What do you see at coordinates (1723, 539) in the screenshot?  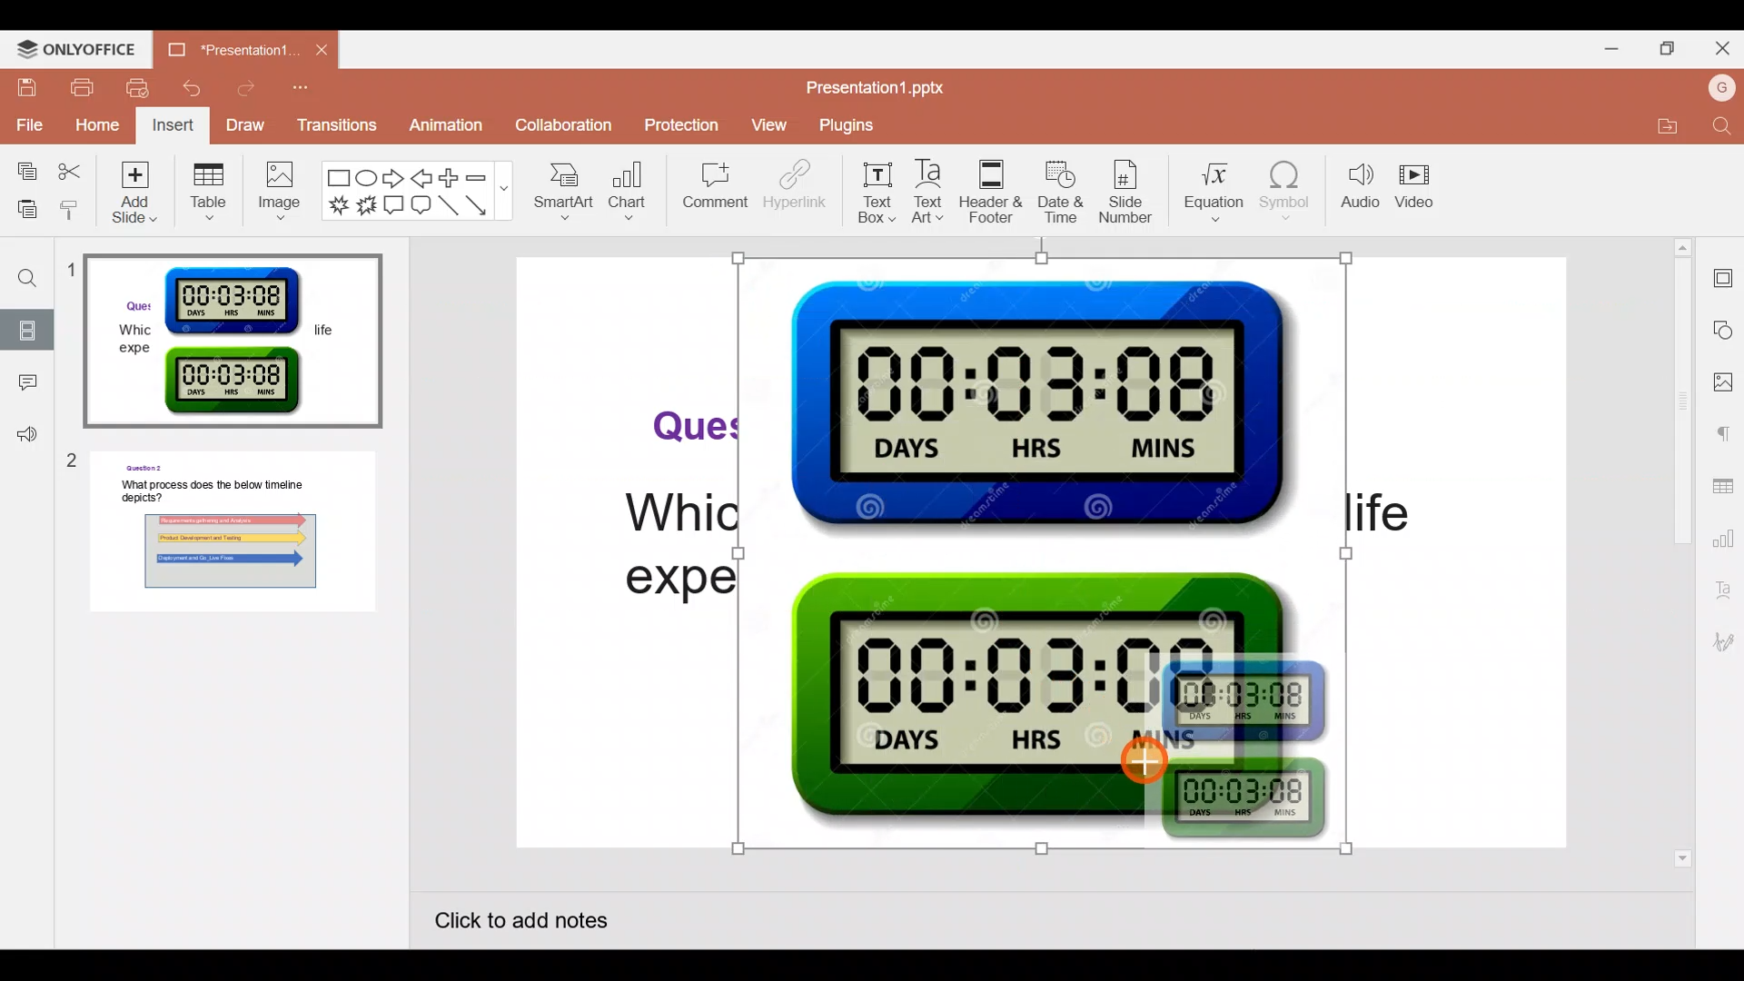 I see `Chart settings` at bounding box center [1723, 539].